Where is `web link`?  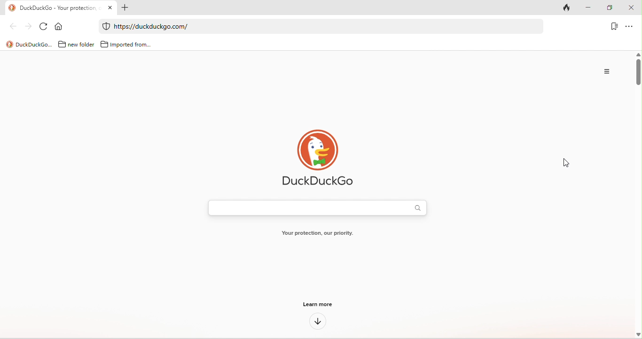
web link is located at coordinates (316, 26).